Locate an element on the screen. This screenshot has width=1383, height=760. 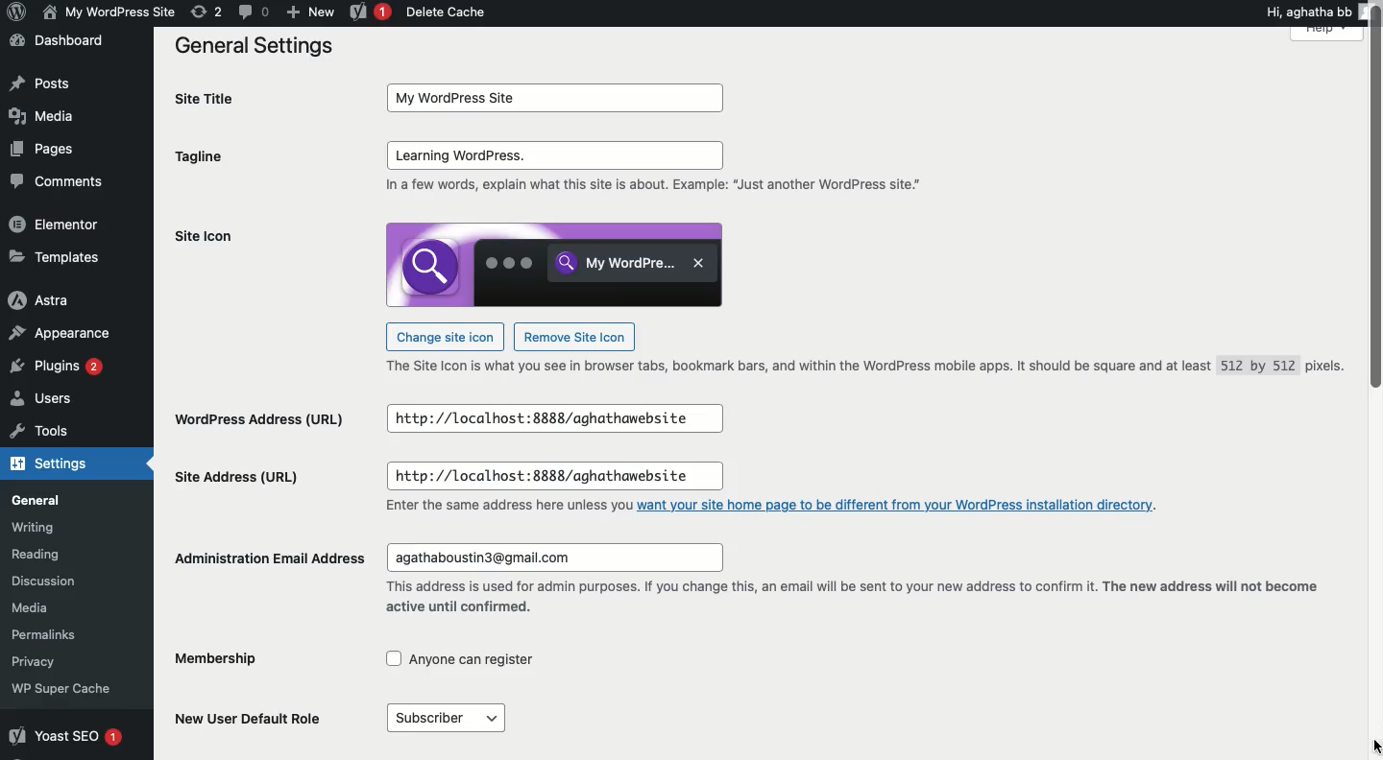
Subscriber  is located at coordinates (449, 718).